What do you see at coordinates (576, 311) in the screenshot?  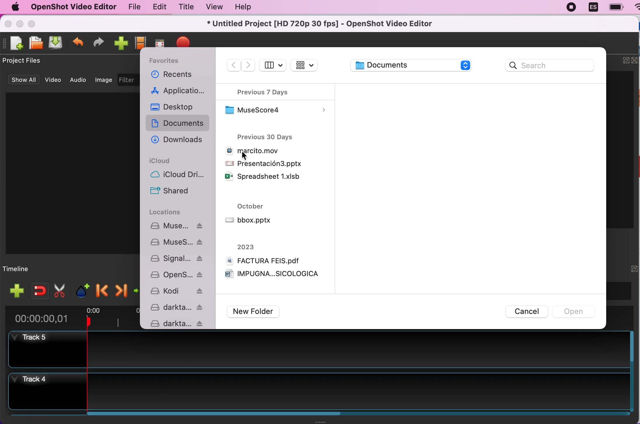 I see `open` at bounding box center [576, 311].